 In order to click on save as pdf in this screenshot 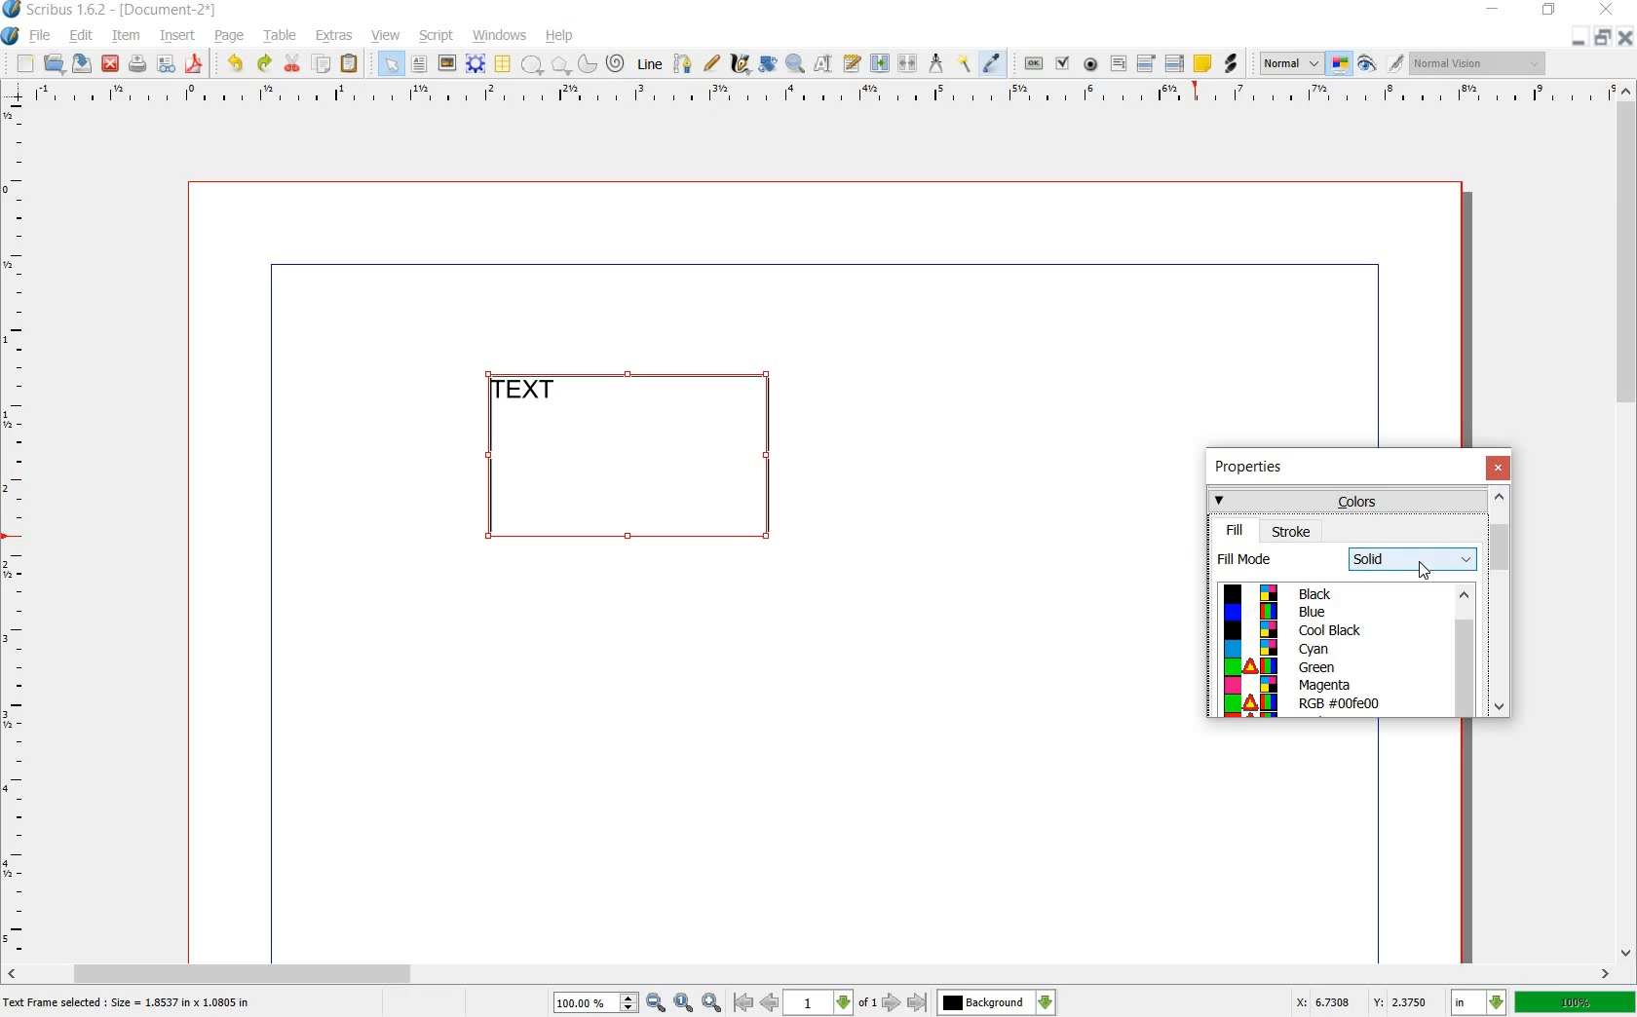, I will do `click(194, 64)`.